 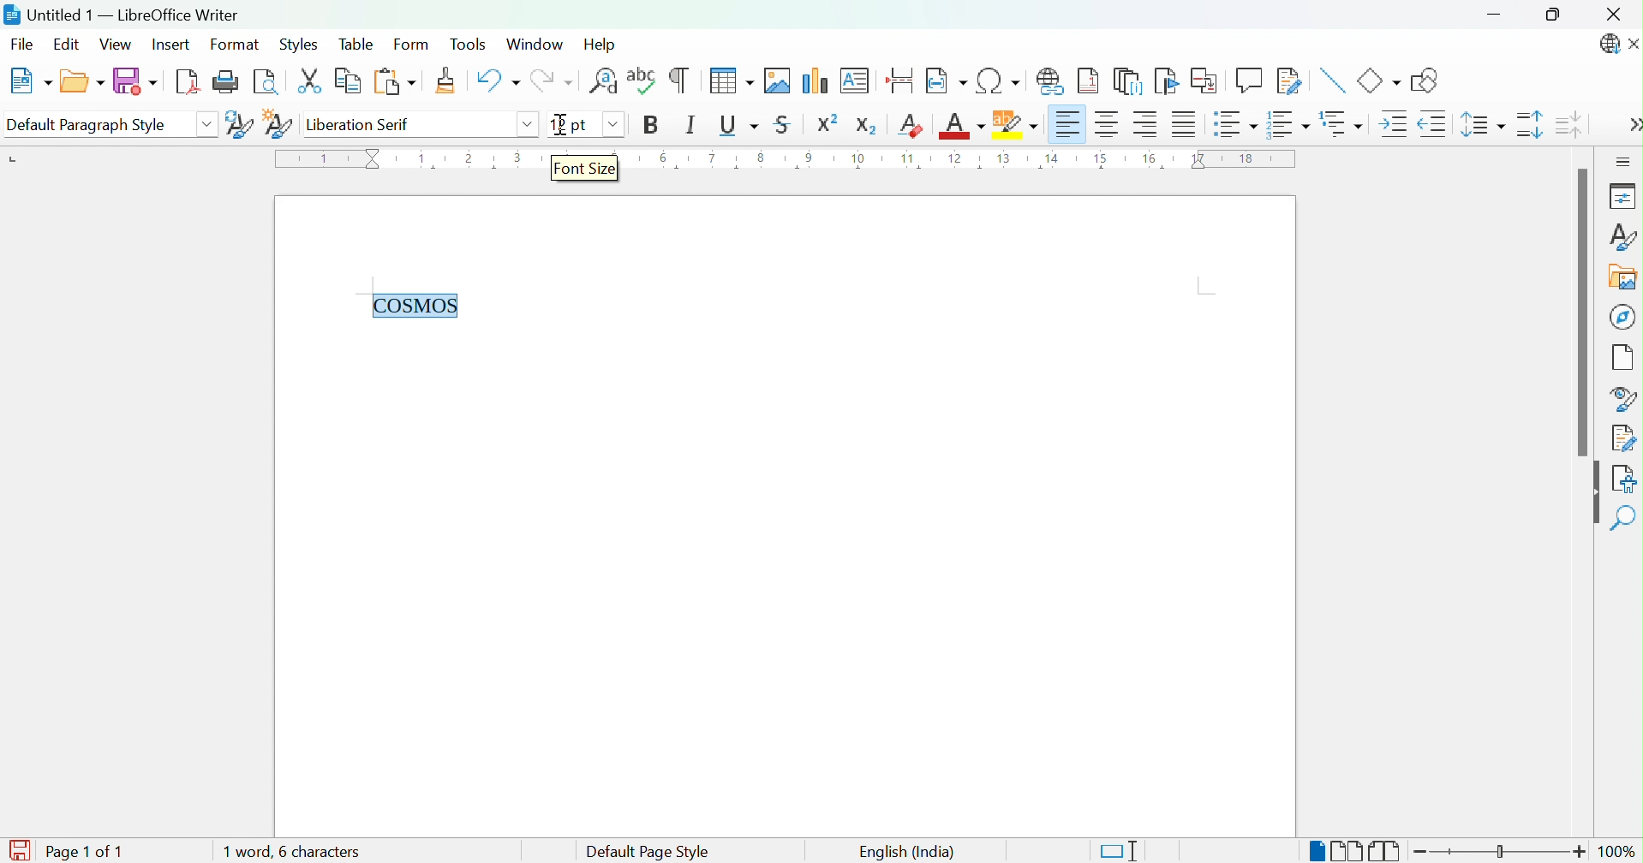 I want to click on English (India), so click(x=905, y=851).